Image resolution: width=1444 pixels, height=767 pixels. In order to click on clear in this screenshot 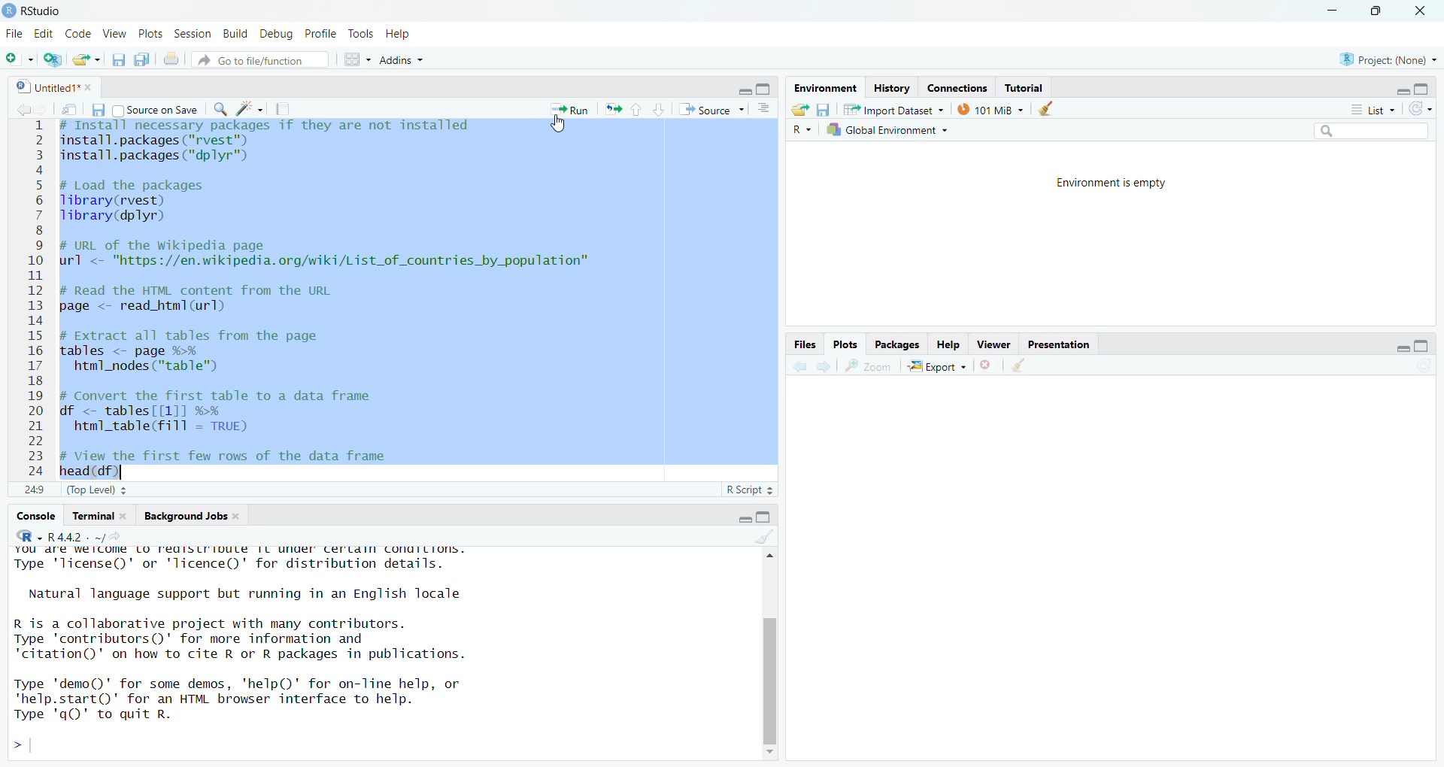, I will do `click(1045, 108)`.